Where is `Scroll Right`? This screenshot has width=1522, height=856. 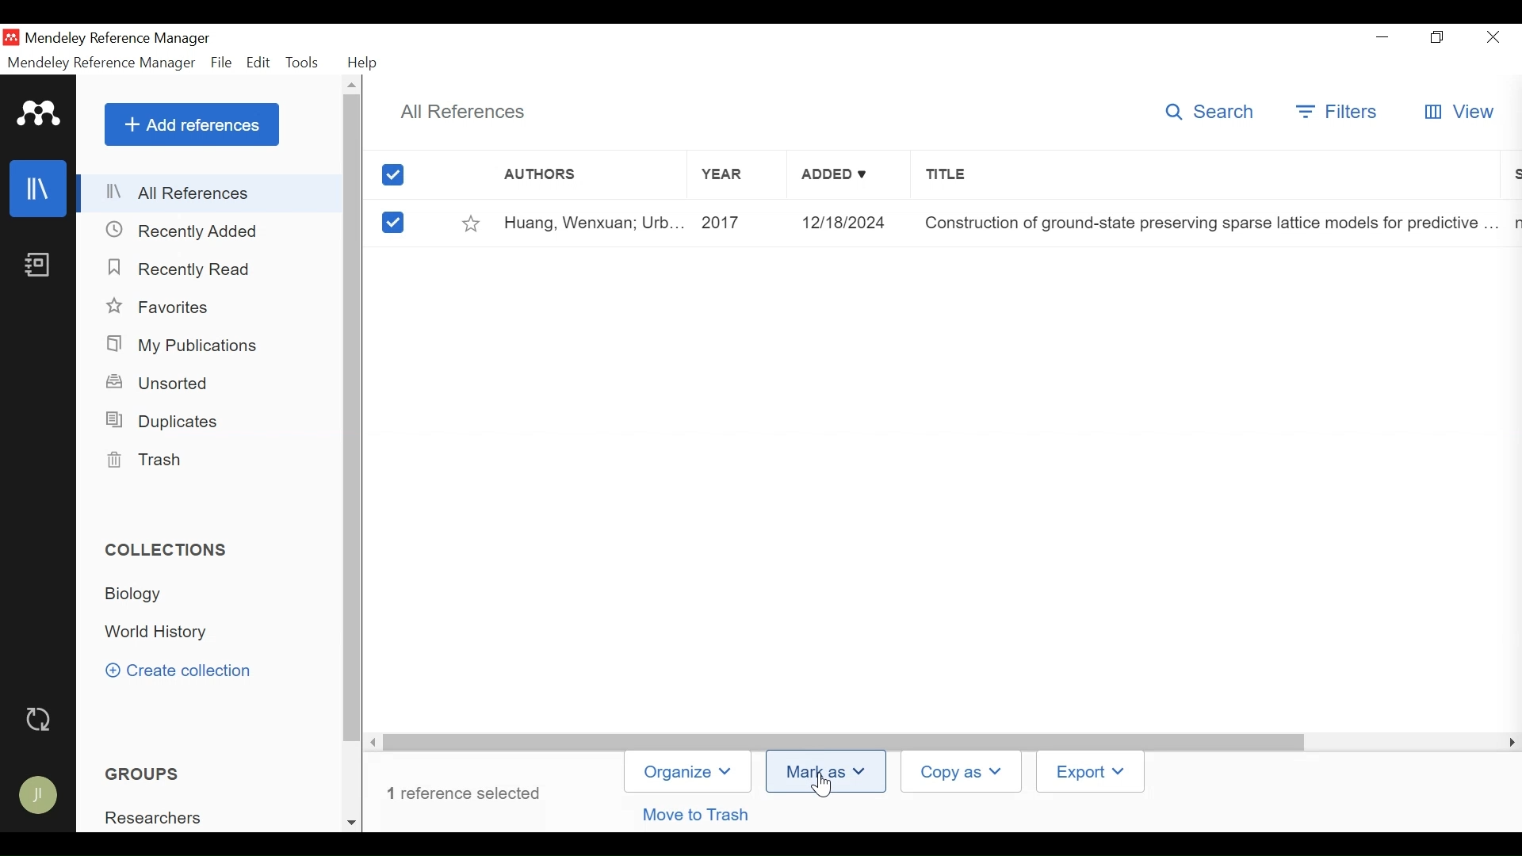
Scroll Right is located at coordinates (1512, 743).